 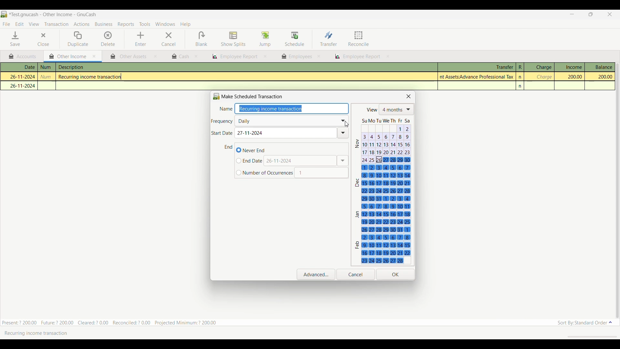 I want to click on Save inputs, so click(x=396, y=275).